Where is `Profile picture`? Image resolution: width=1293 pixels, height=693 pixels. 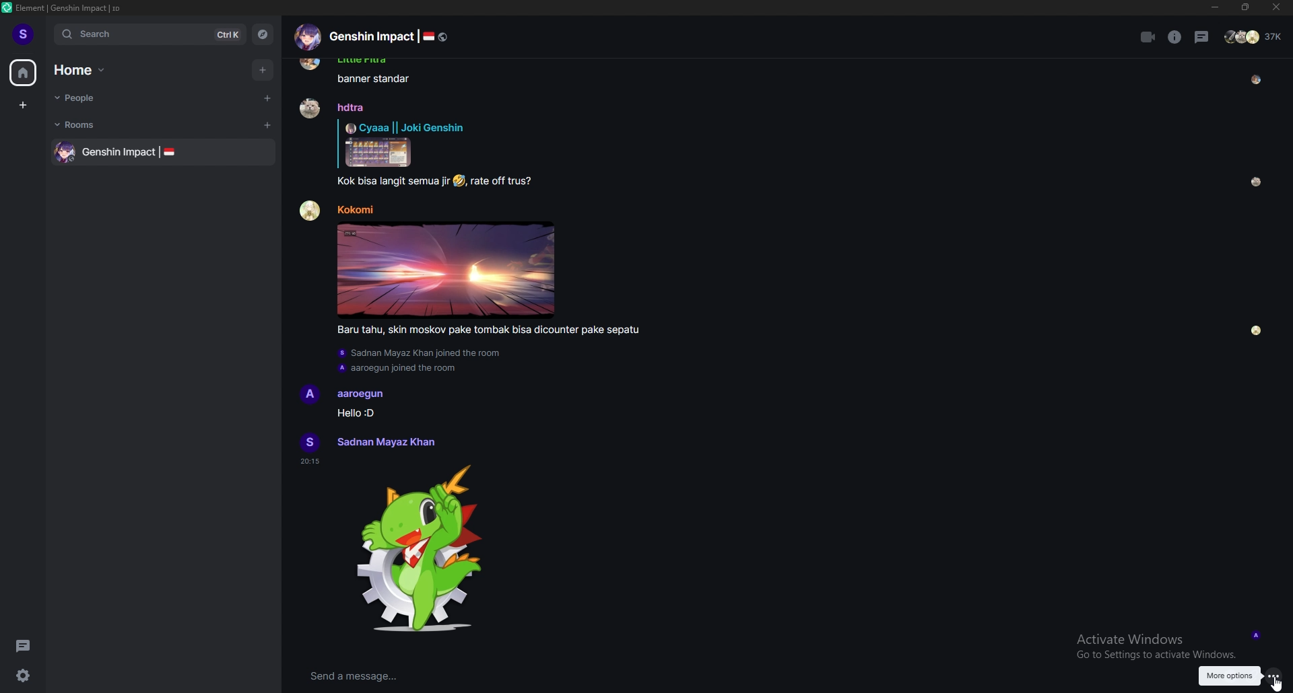
Profile picture is located at coordinates (310, 394).